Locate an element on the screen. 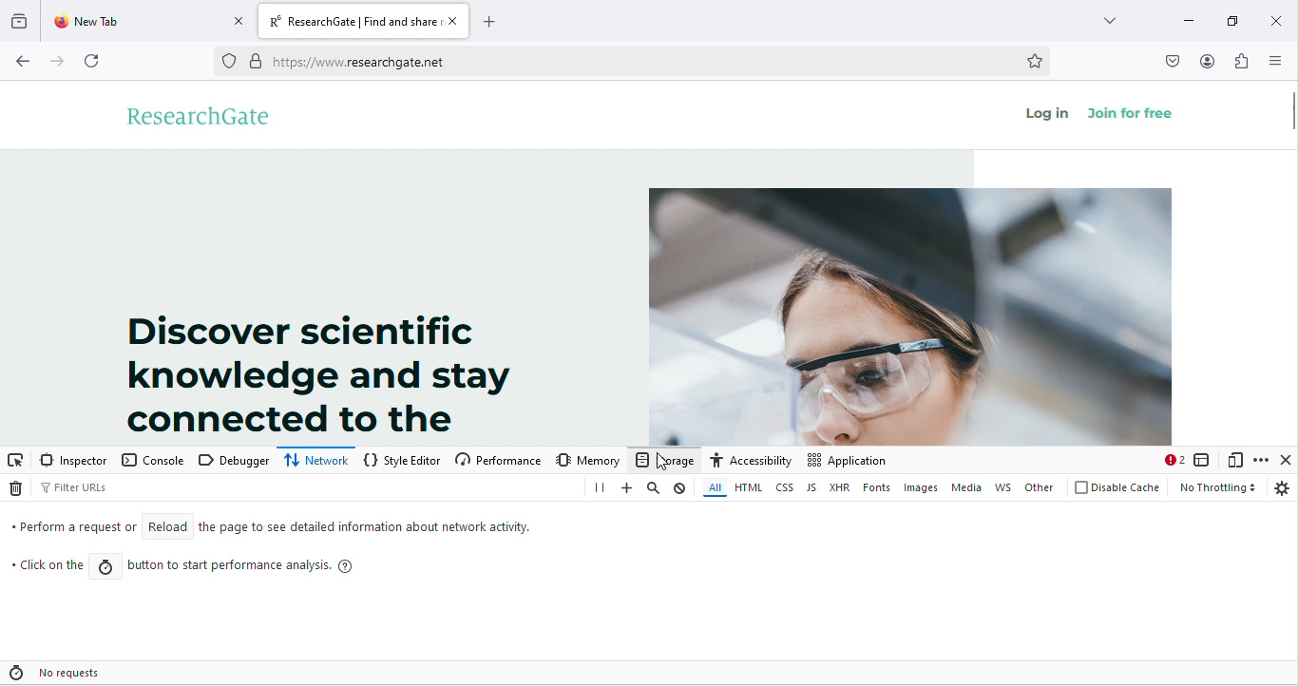 The width and height of the screenshot is (1298, 686). New Tab is located at coordinates (139, 21).